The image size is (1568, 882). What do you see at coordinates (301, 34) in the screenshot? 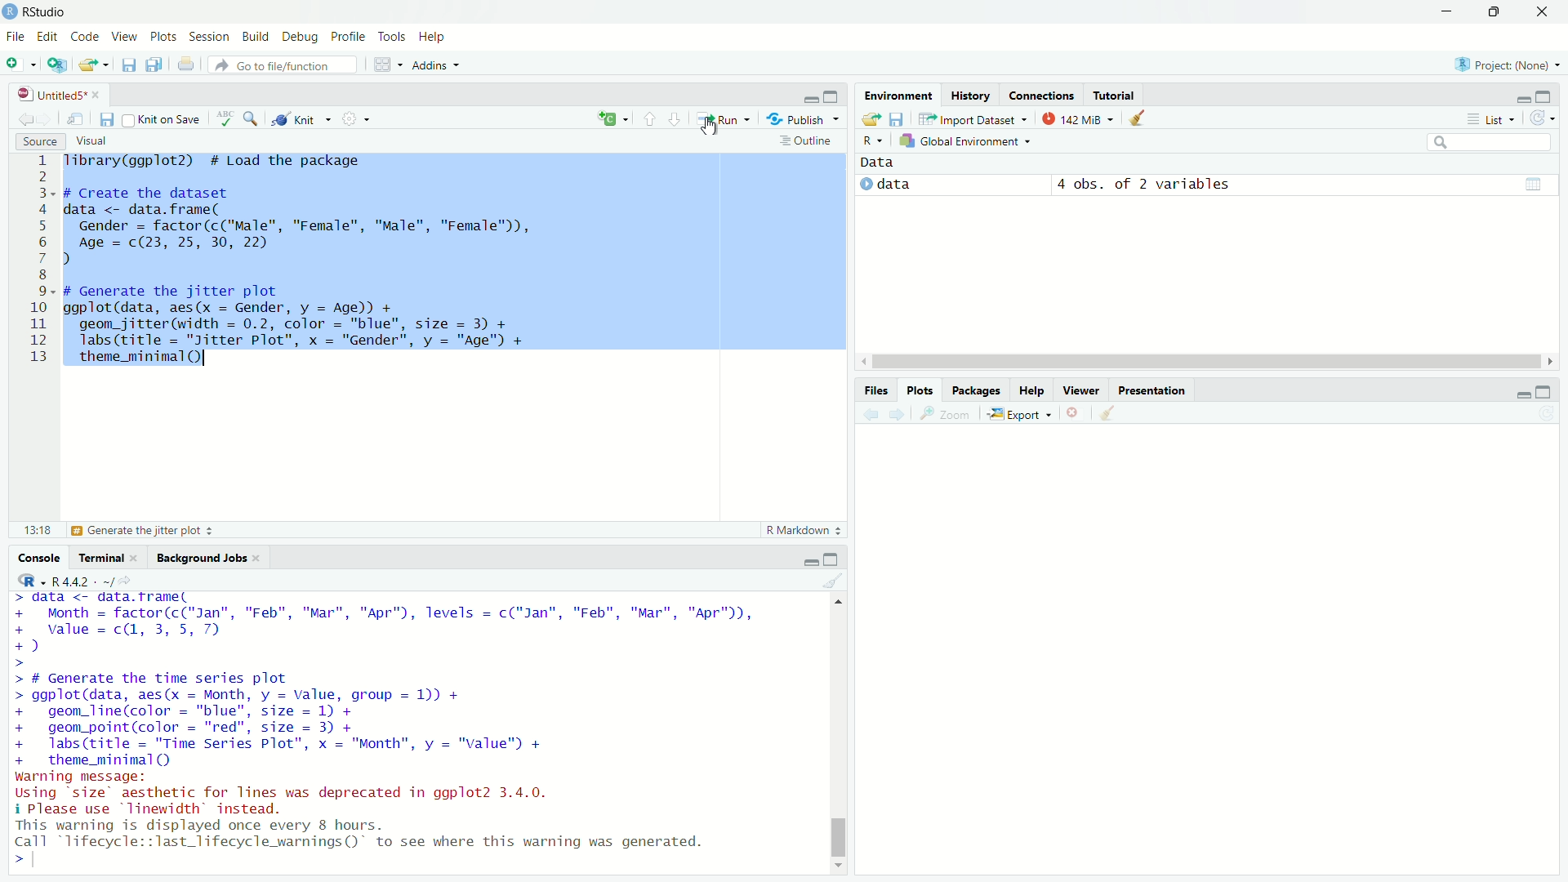
I see `debug` at bounding box center [301, 34].